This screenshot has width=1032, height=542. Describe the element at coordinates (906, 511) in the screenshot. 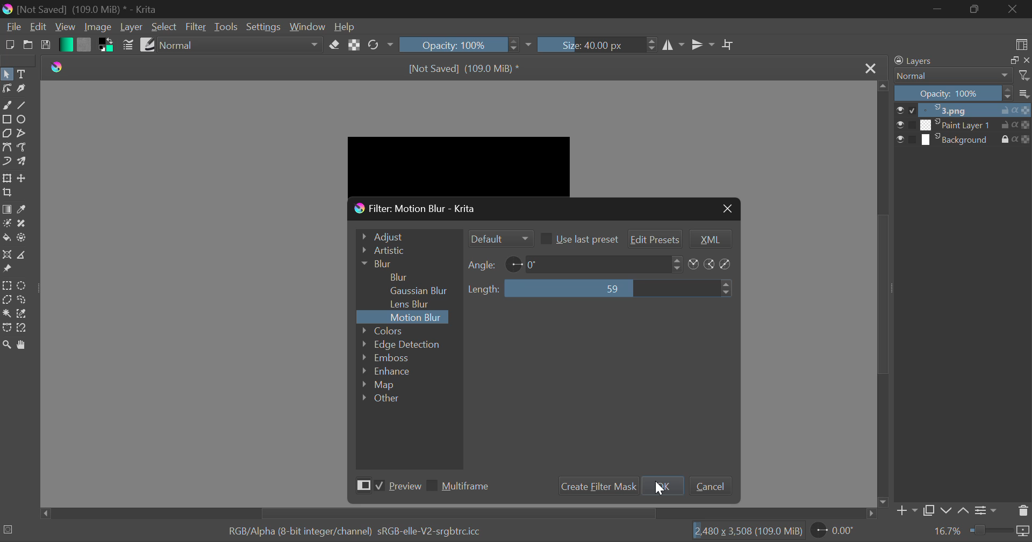

I see `Add Layer` at that location.